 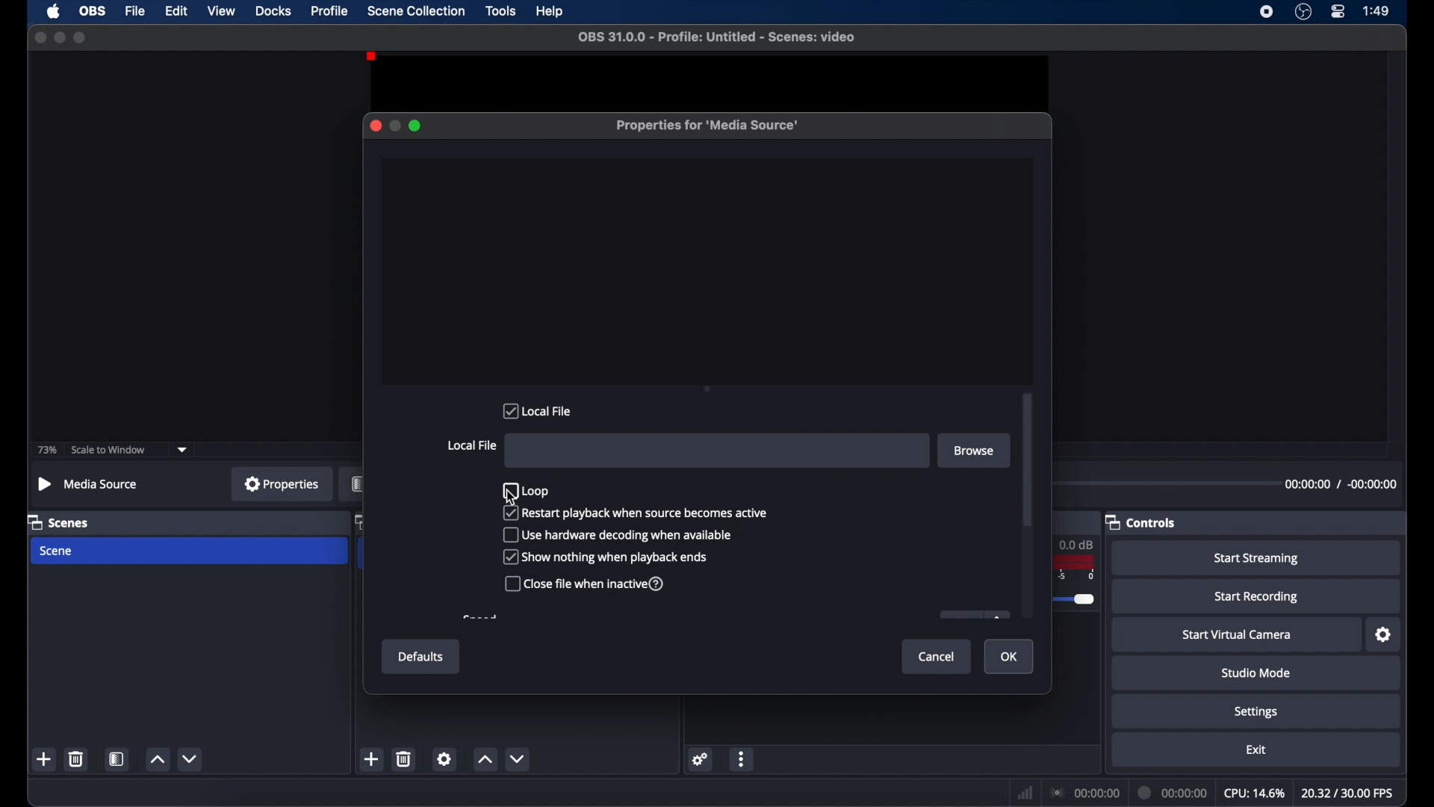 I want to click on 73%, so click(x=46, y=450).